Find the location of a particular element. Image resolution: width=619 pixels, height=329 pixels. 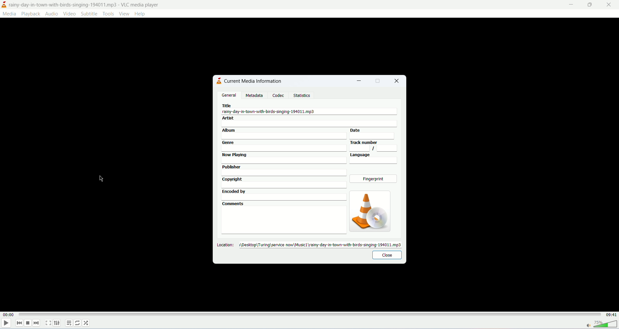

publisher is located at coordinates (284, 170).